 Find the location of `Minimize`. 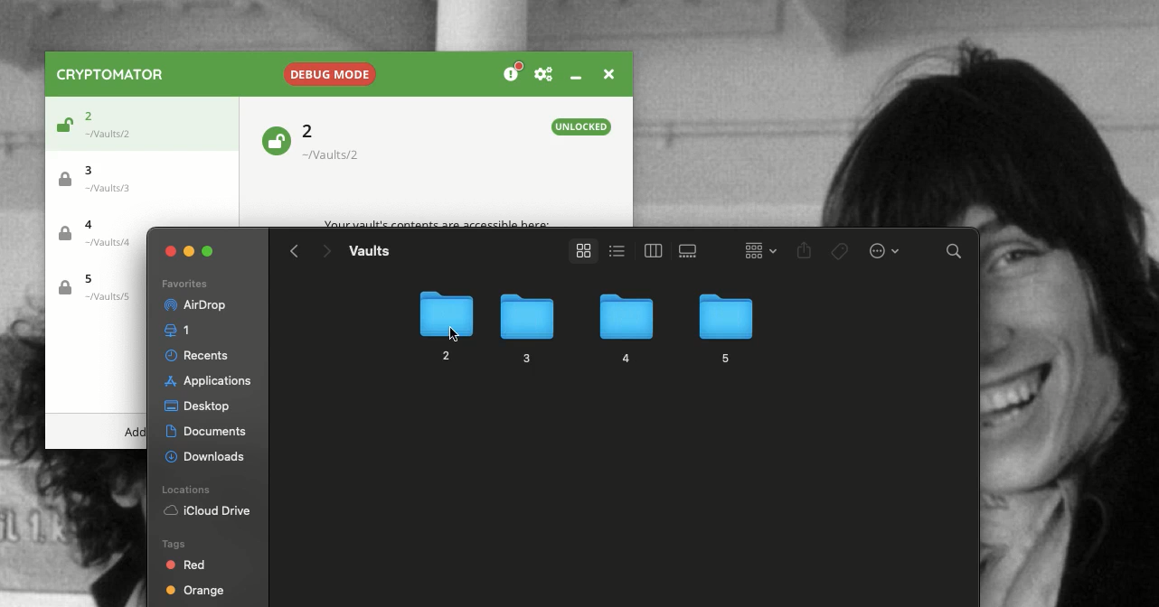

Minimize is located at coordinates (190, 249).